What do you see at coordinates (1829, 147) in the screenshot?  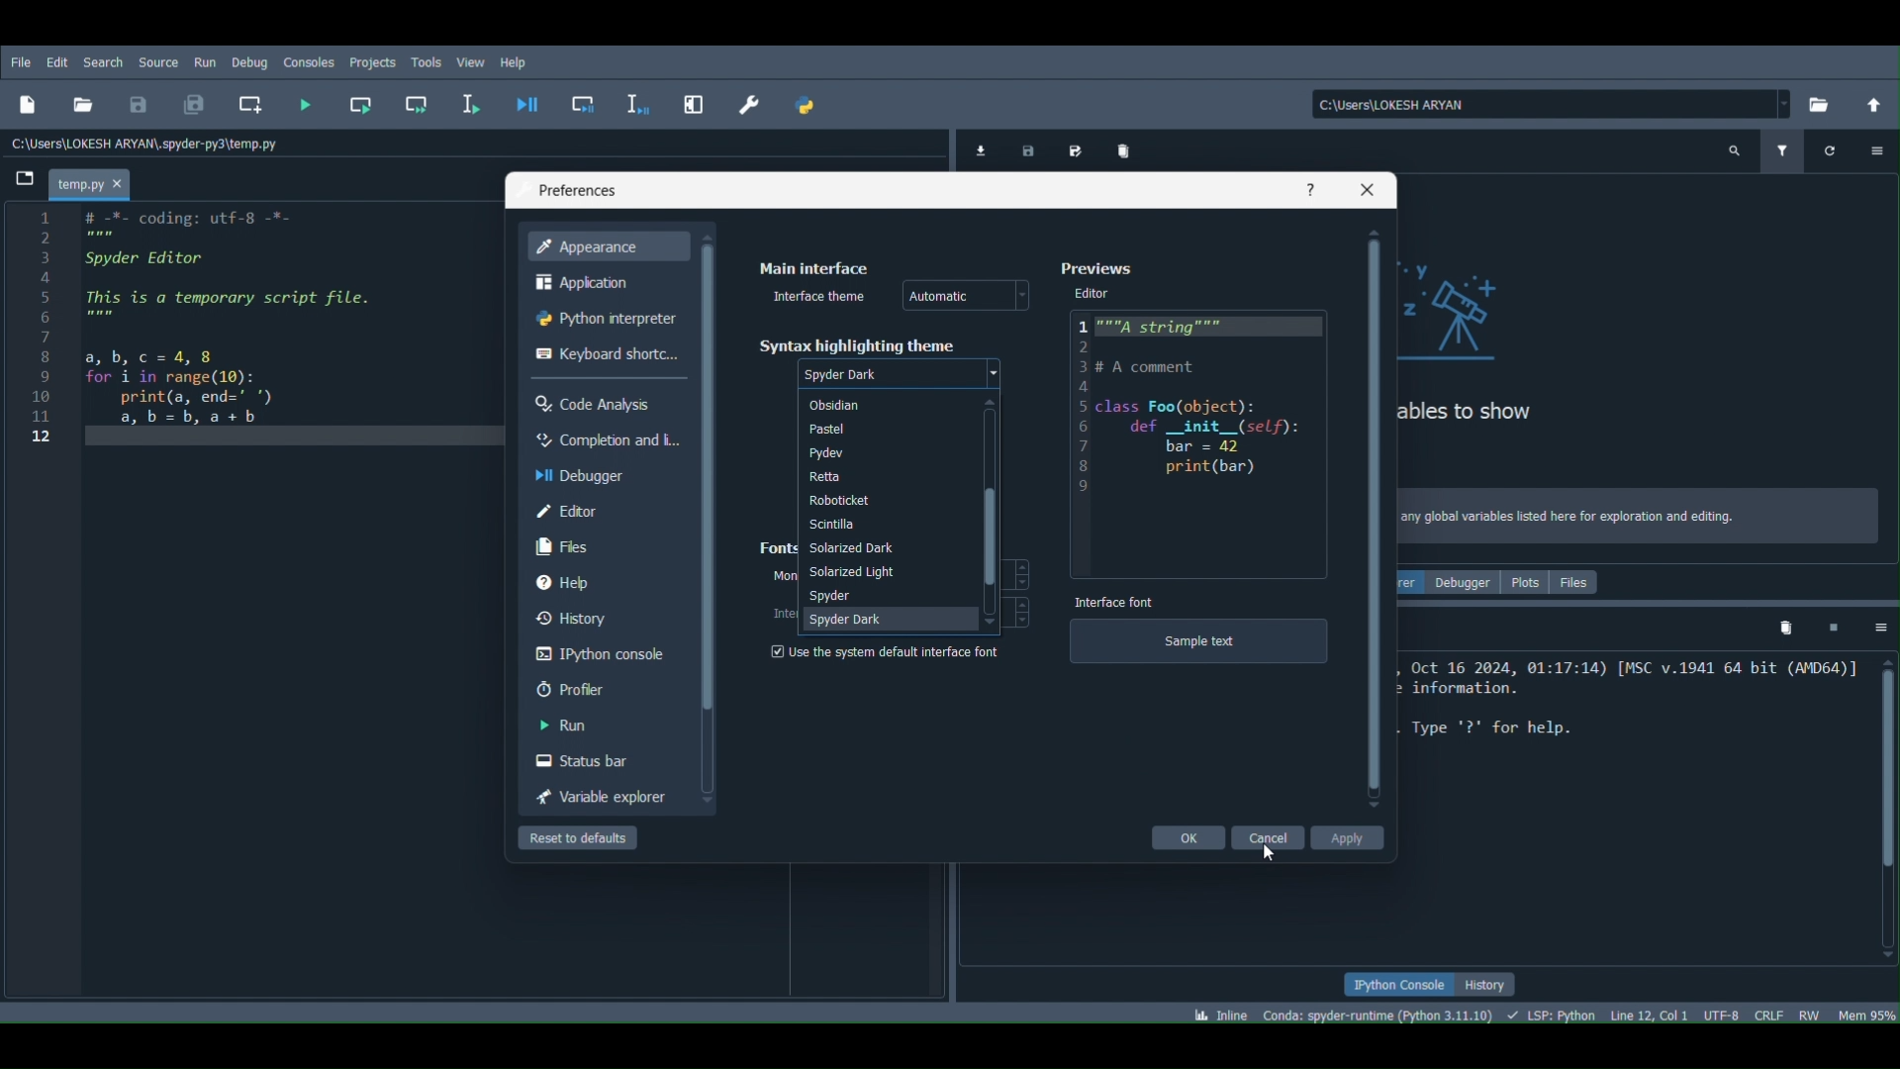 I see `Refresh variables` at bounding box center [1829, 147].